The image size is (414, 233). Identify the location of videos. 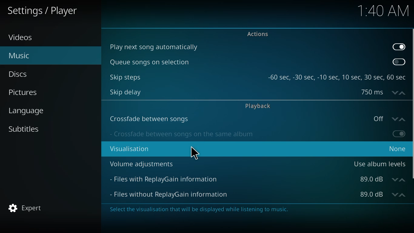
(23, 37).